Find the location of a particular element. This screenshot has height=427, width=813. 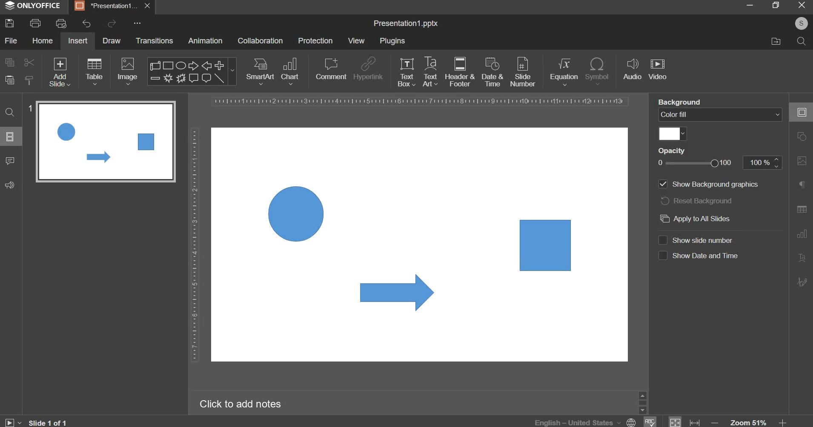

check box is located at coordinates (662, 239).